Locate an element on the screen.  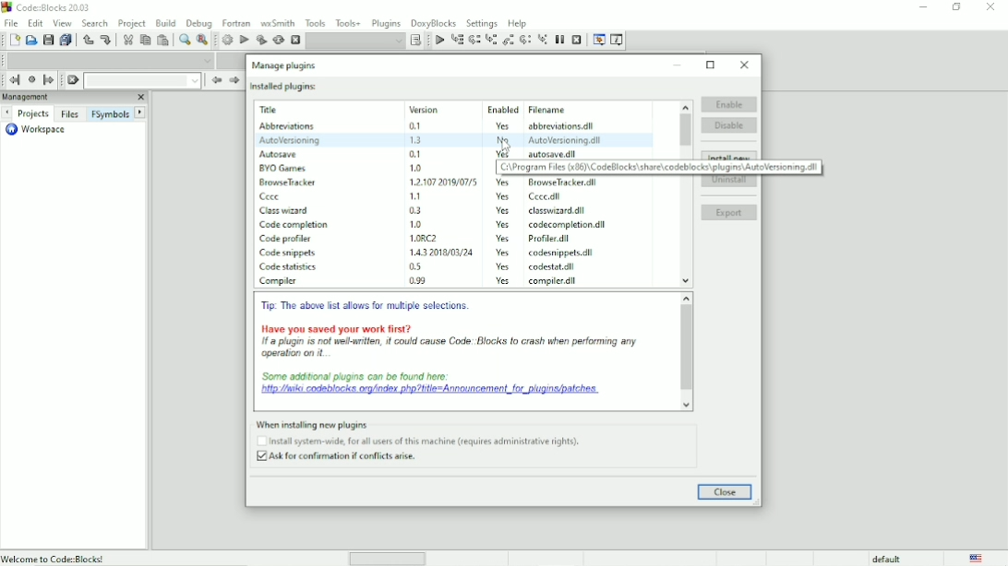
Save everything is located at coordinates (67, 40).